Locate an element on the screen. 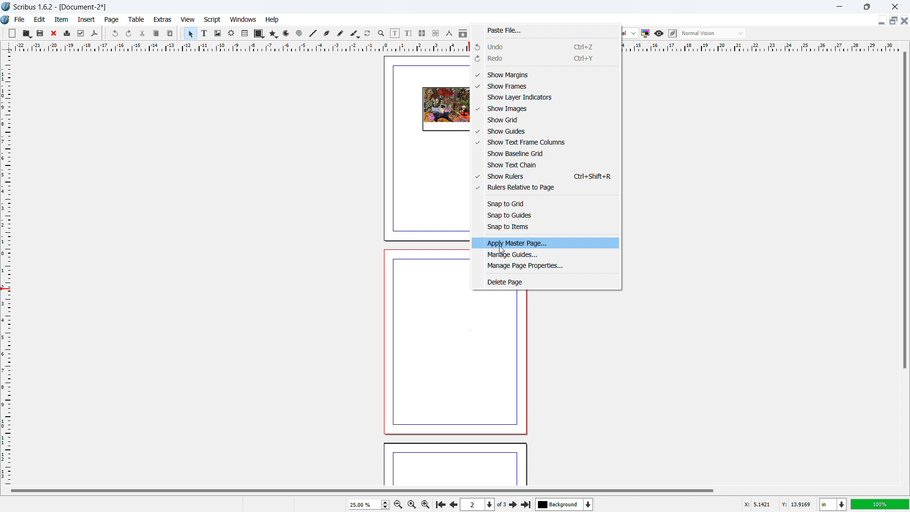  vertical scroll bar is located at coordinates (903, 212).